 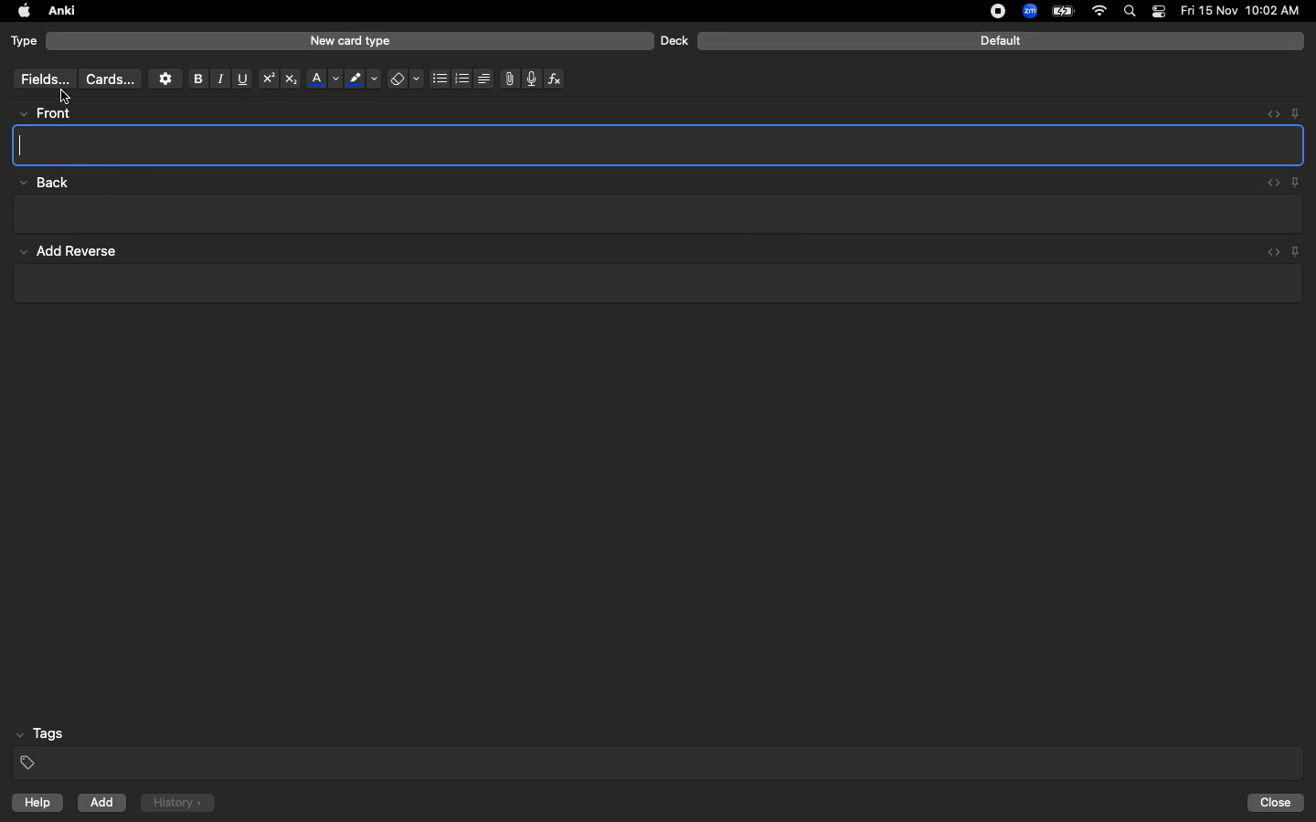 I want to click on Deck, so click(x=674, y=40).